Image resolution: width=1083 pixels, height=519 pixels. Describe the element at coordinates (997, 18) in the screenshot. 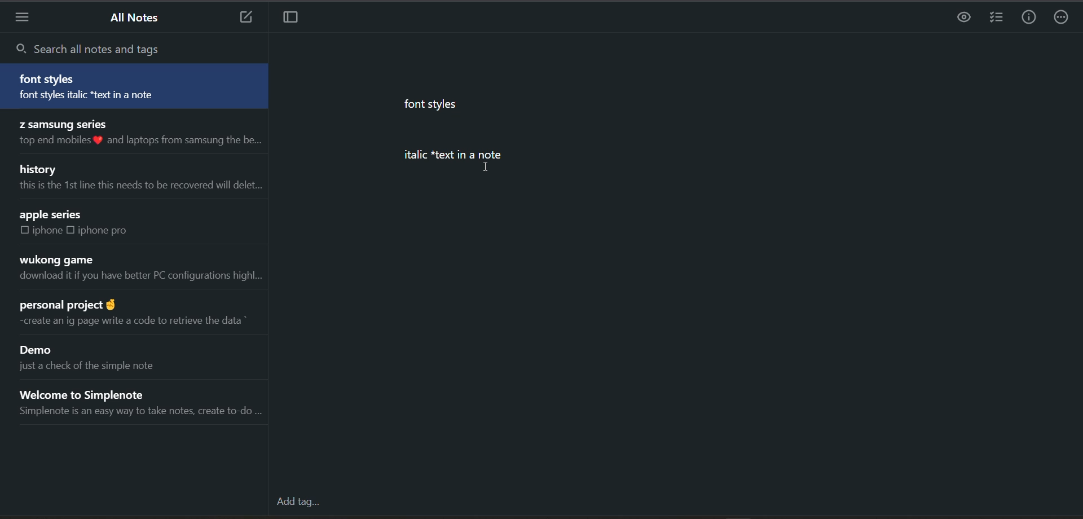

I see `insert checklist` at that location.